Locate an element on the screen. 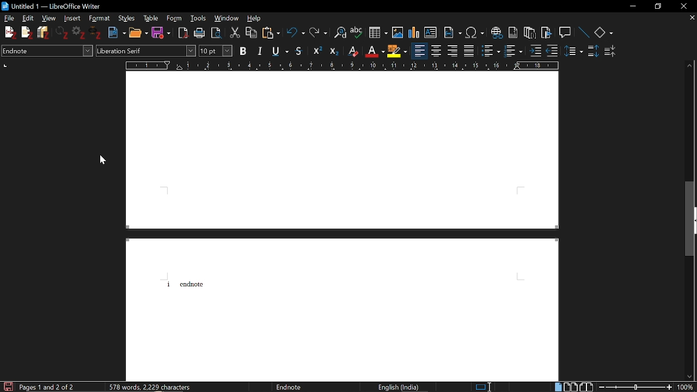 The image size is (697, 392). Set document preference is located at coordinates (77, 33).